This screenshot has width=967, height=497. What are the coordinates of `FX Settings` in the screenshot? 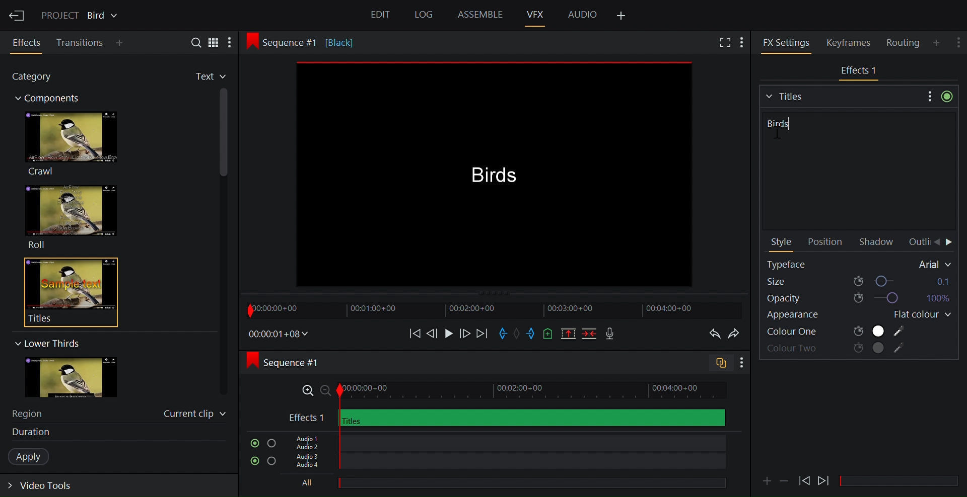 It's located at (786, 42).